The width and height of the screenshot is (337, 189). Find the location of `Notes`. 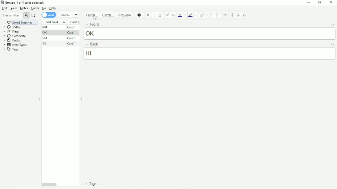

Notes is located at coordinates (24, 8).